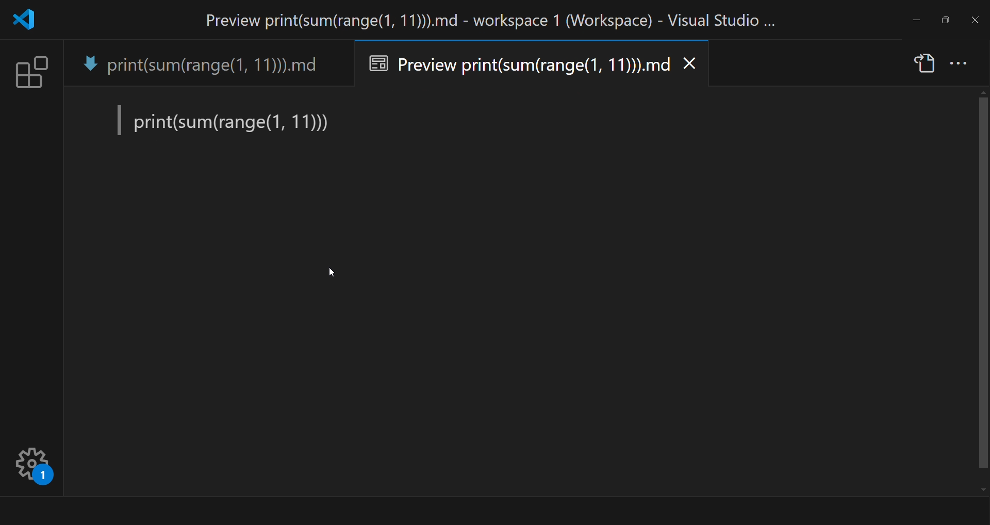 The height and width of the screenshot is (525, 990). What do you see at coordinates (979, 291) in the screenshot?
I see `Scroll bar` at bounding box center [979, 291].